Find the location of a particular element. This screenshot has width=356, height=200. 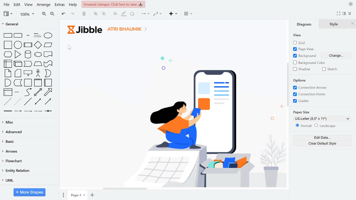

general shapes is located at coordinates (18, 73).